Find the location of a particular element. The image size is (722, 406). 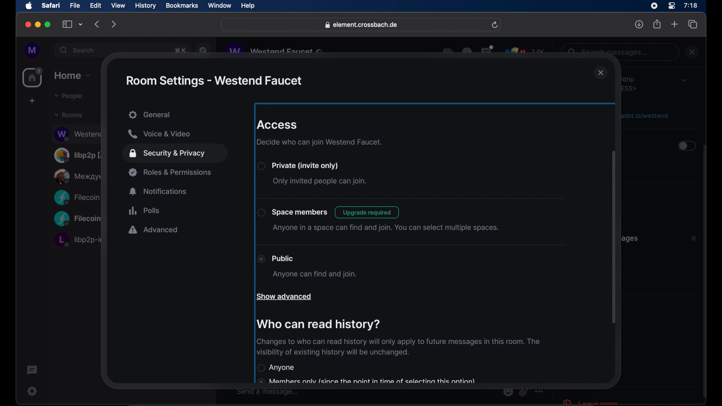

obscure is located at coordinates (179, 50).